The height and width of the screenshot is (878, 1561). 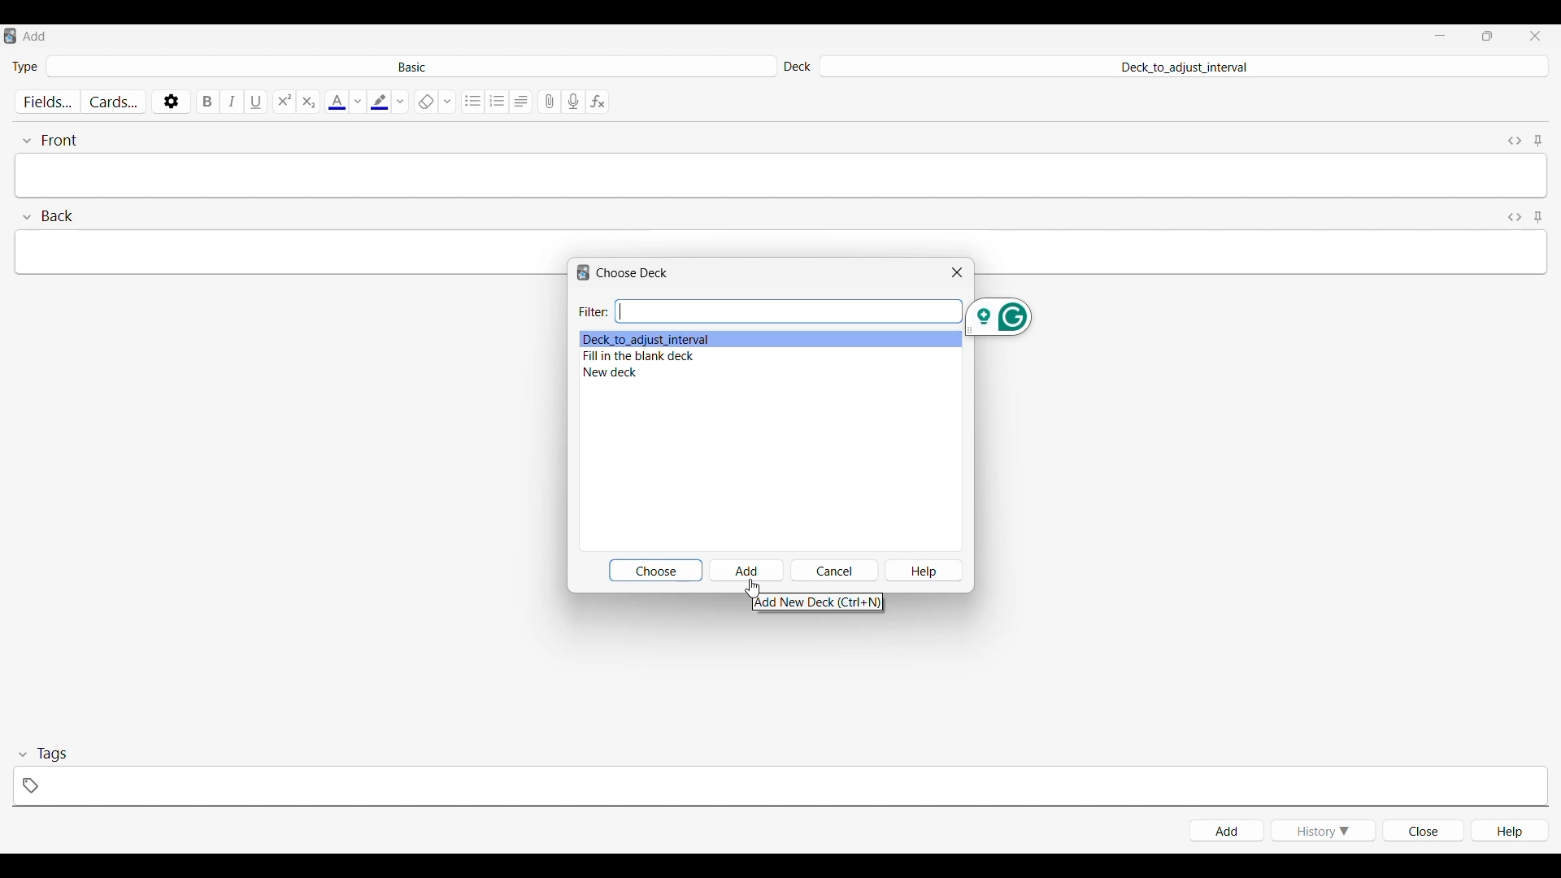 What do you see at coordinates (50, 141) in the screenshot?
I see `Collapse font field` at bounding box center [50, 141].